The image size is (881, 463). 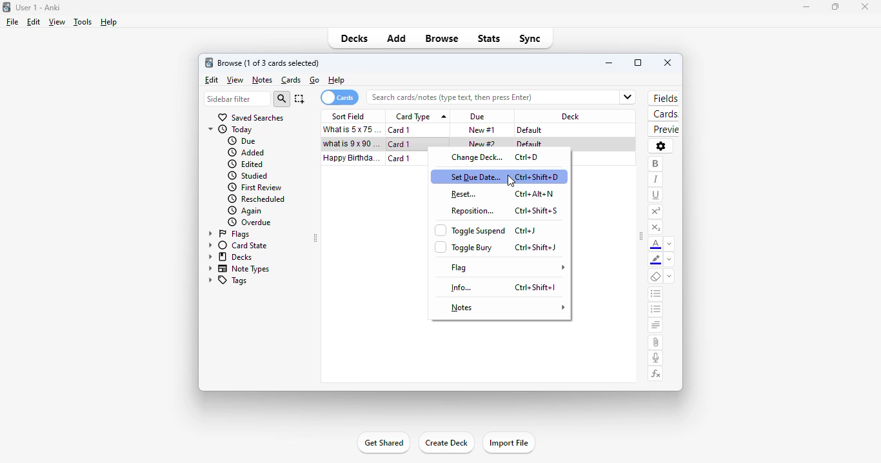 What do you see at coordinates (237, 269) in the screenshot?
I see `note types` at bounding box center [237, 269].